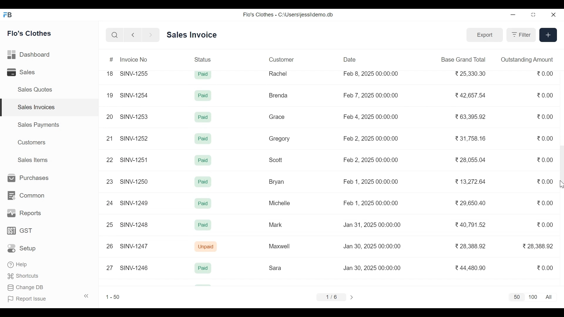  Describe the element at coordinates (278, 73) in the screenshot. I see `Rachel` at that location.